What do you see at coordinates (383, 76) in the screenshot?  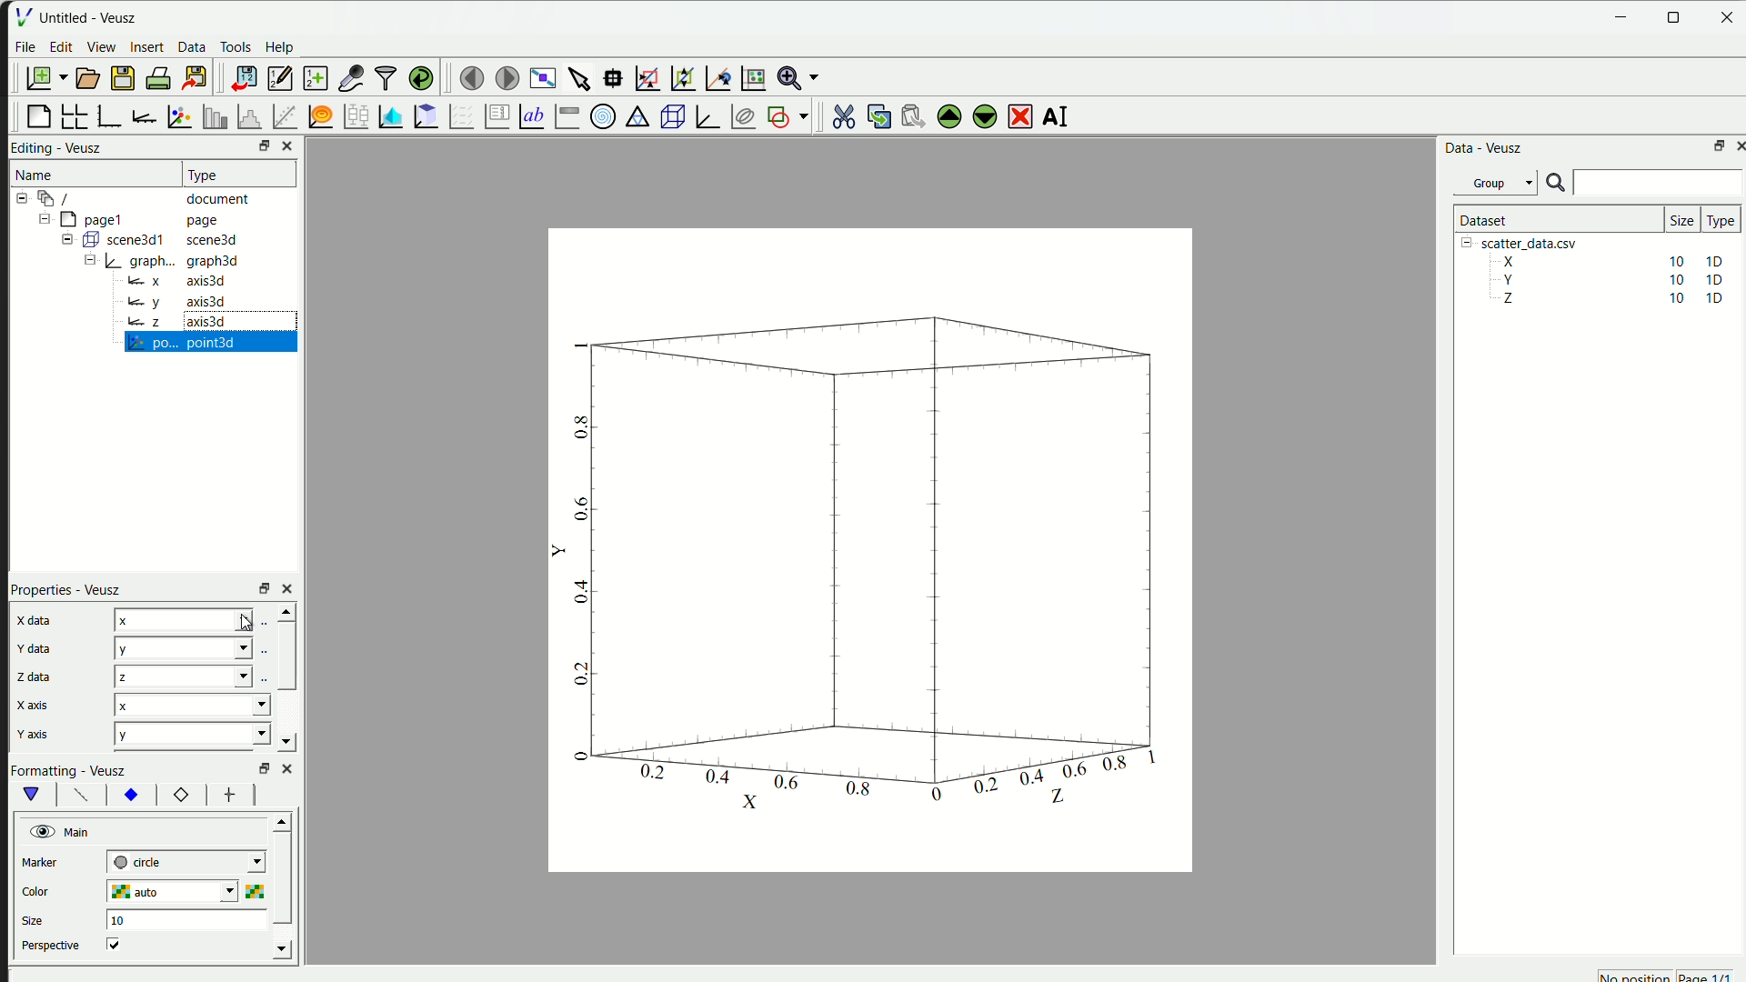 I see `filter data` at bounding box center [383, 76].